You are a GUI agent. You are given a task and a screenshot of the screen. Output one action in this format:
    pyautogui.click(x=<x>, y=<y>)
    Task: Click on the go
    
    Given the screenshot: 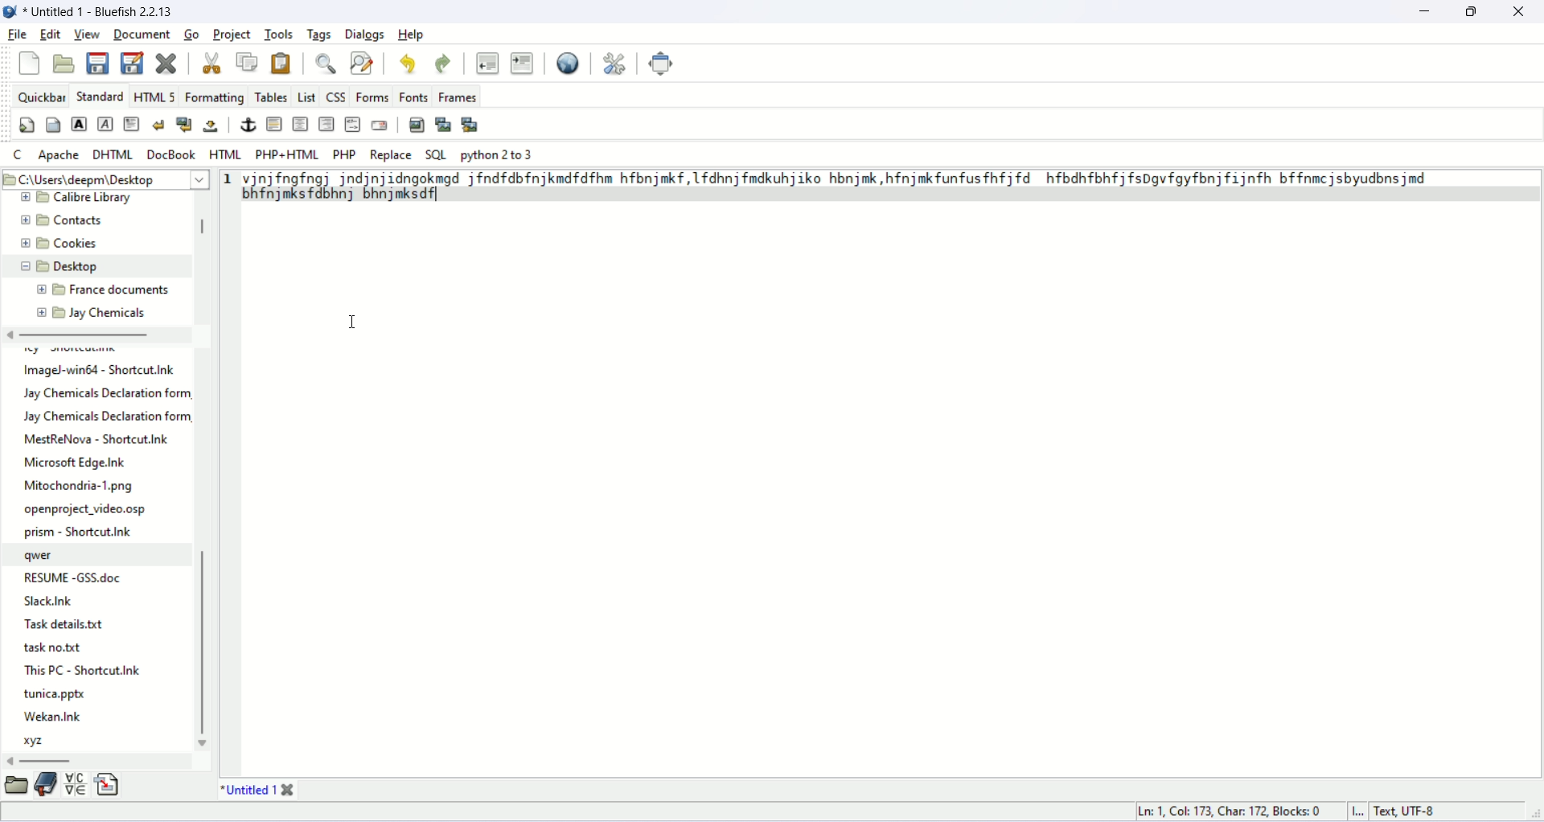 What is the action you would take?
    pyautogui.click(x=191, y=34)
    